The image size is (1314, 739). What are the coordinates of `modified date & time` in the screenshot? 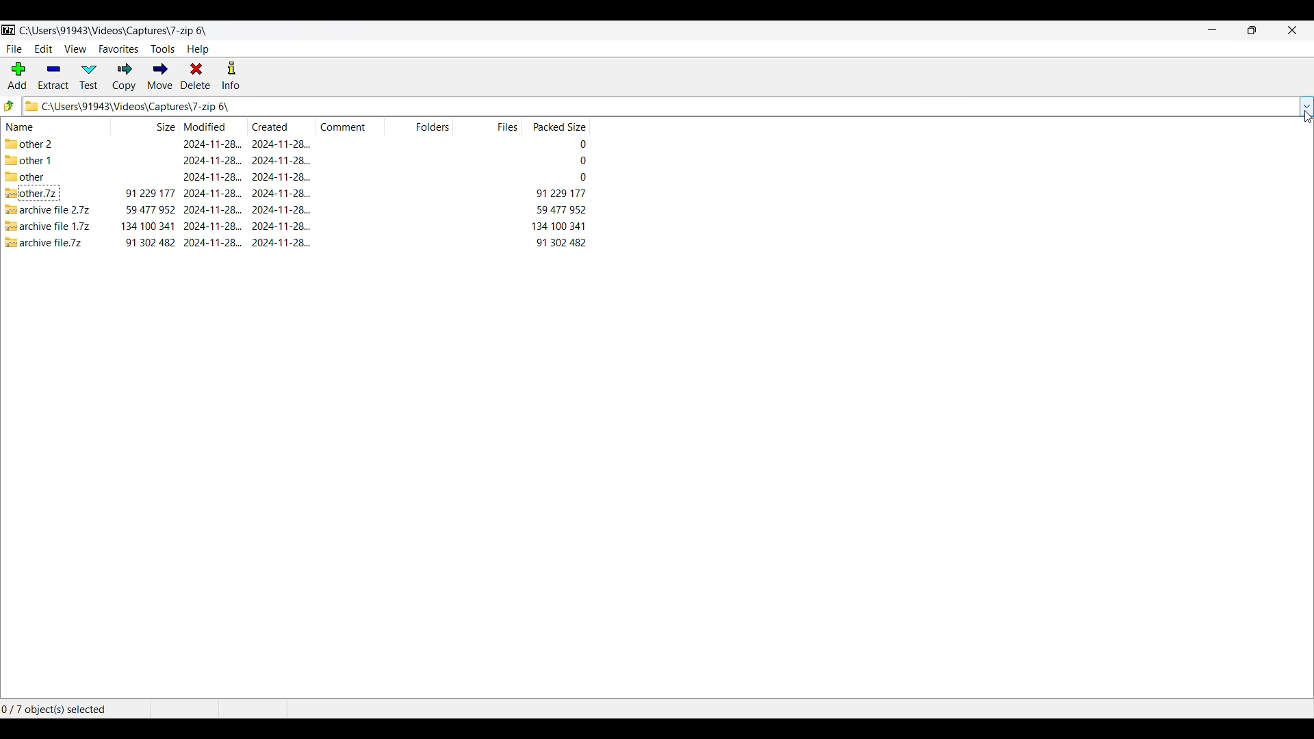 It's located at (211, 143).